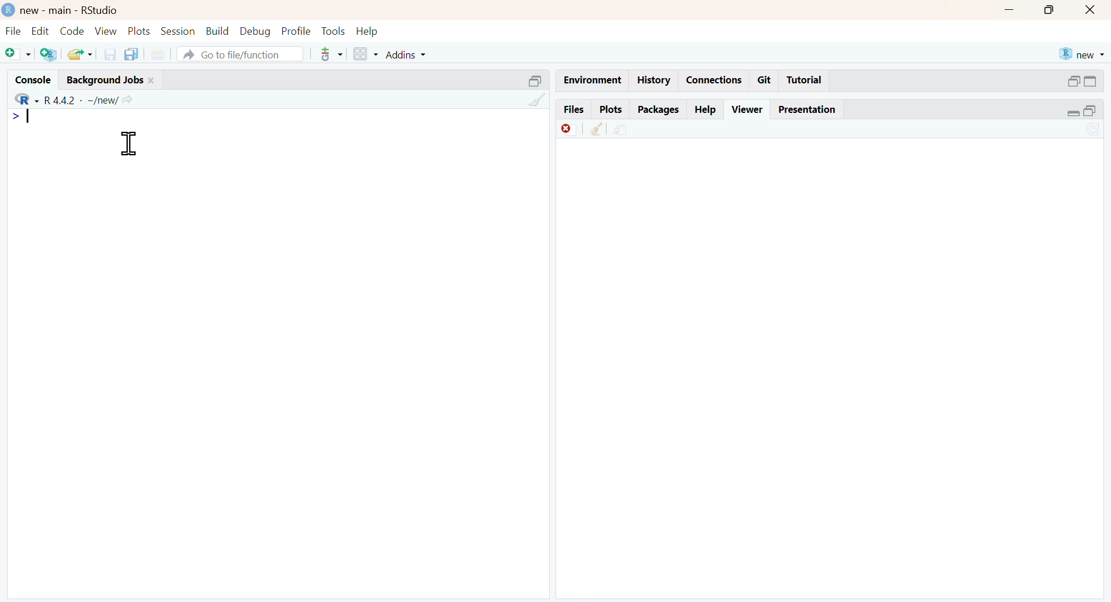  What do you see at coordinates (159, 53) in the screenshot?
I see `print` at bounding box center [159, 53].